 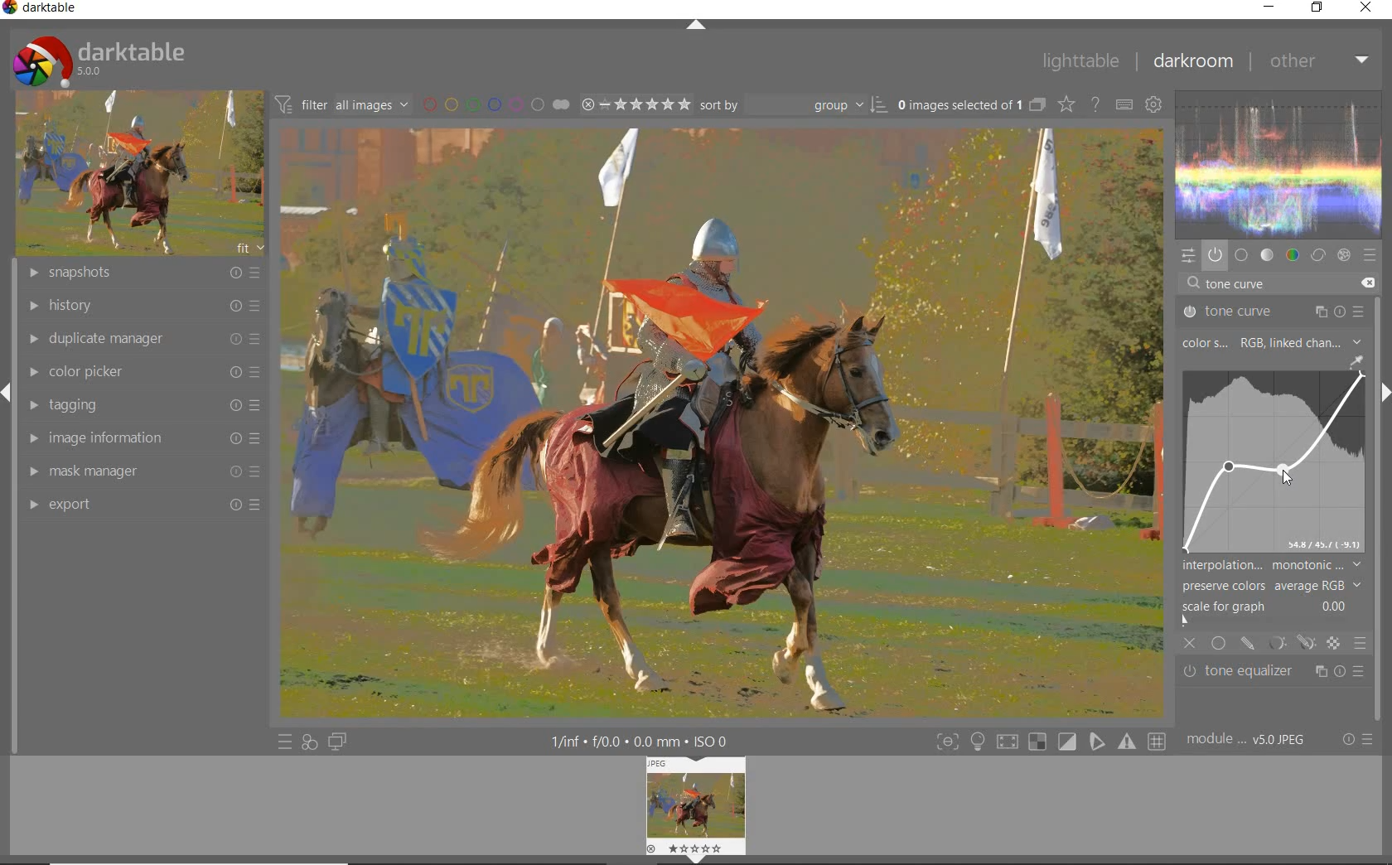 What do you see at coordinates (142, 373) in the screenshot?
I see `color picker` at bounding box center [142, 373].